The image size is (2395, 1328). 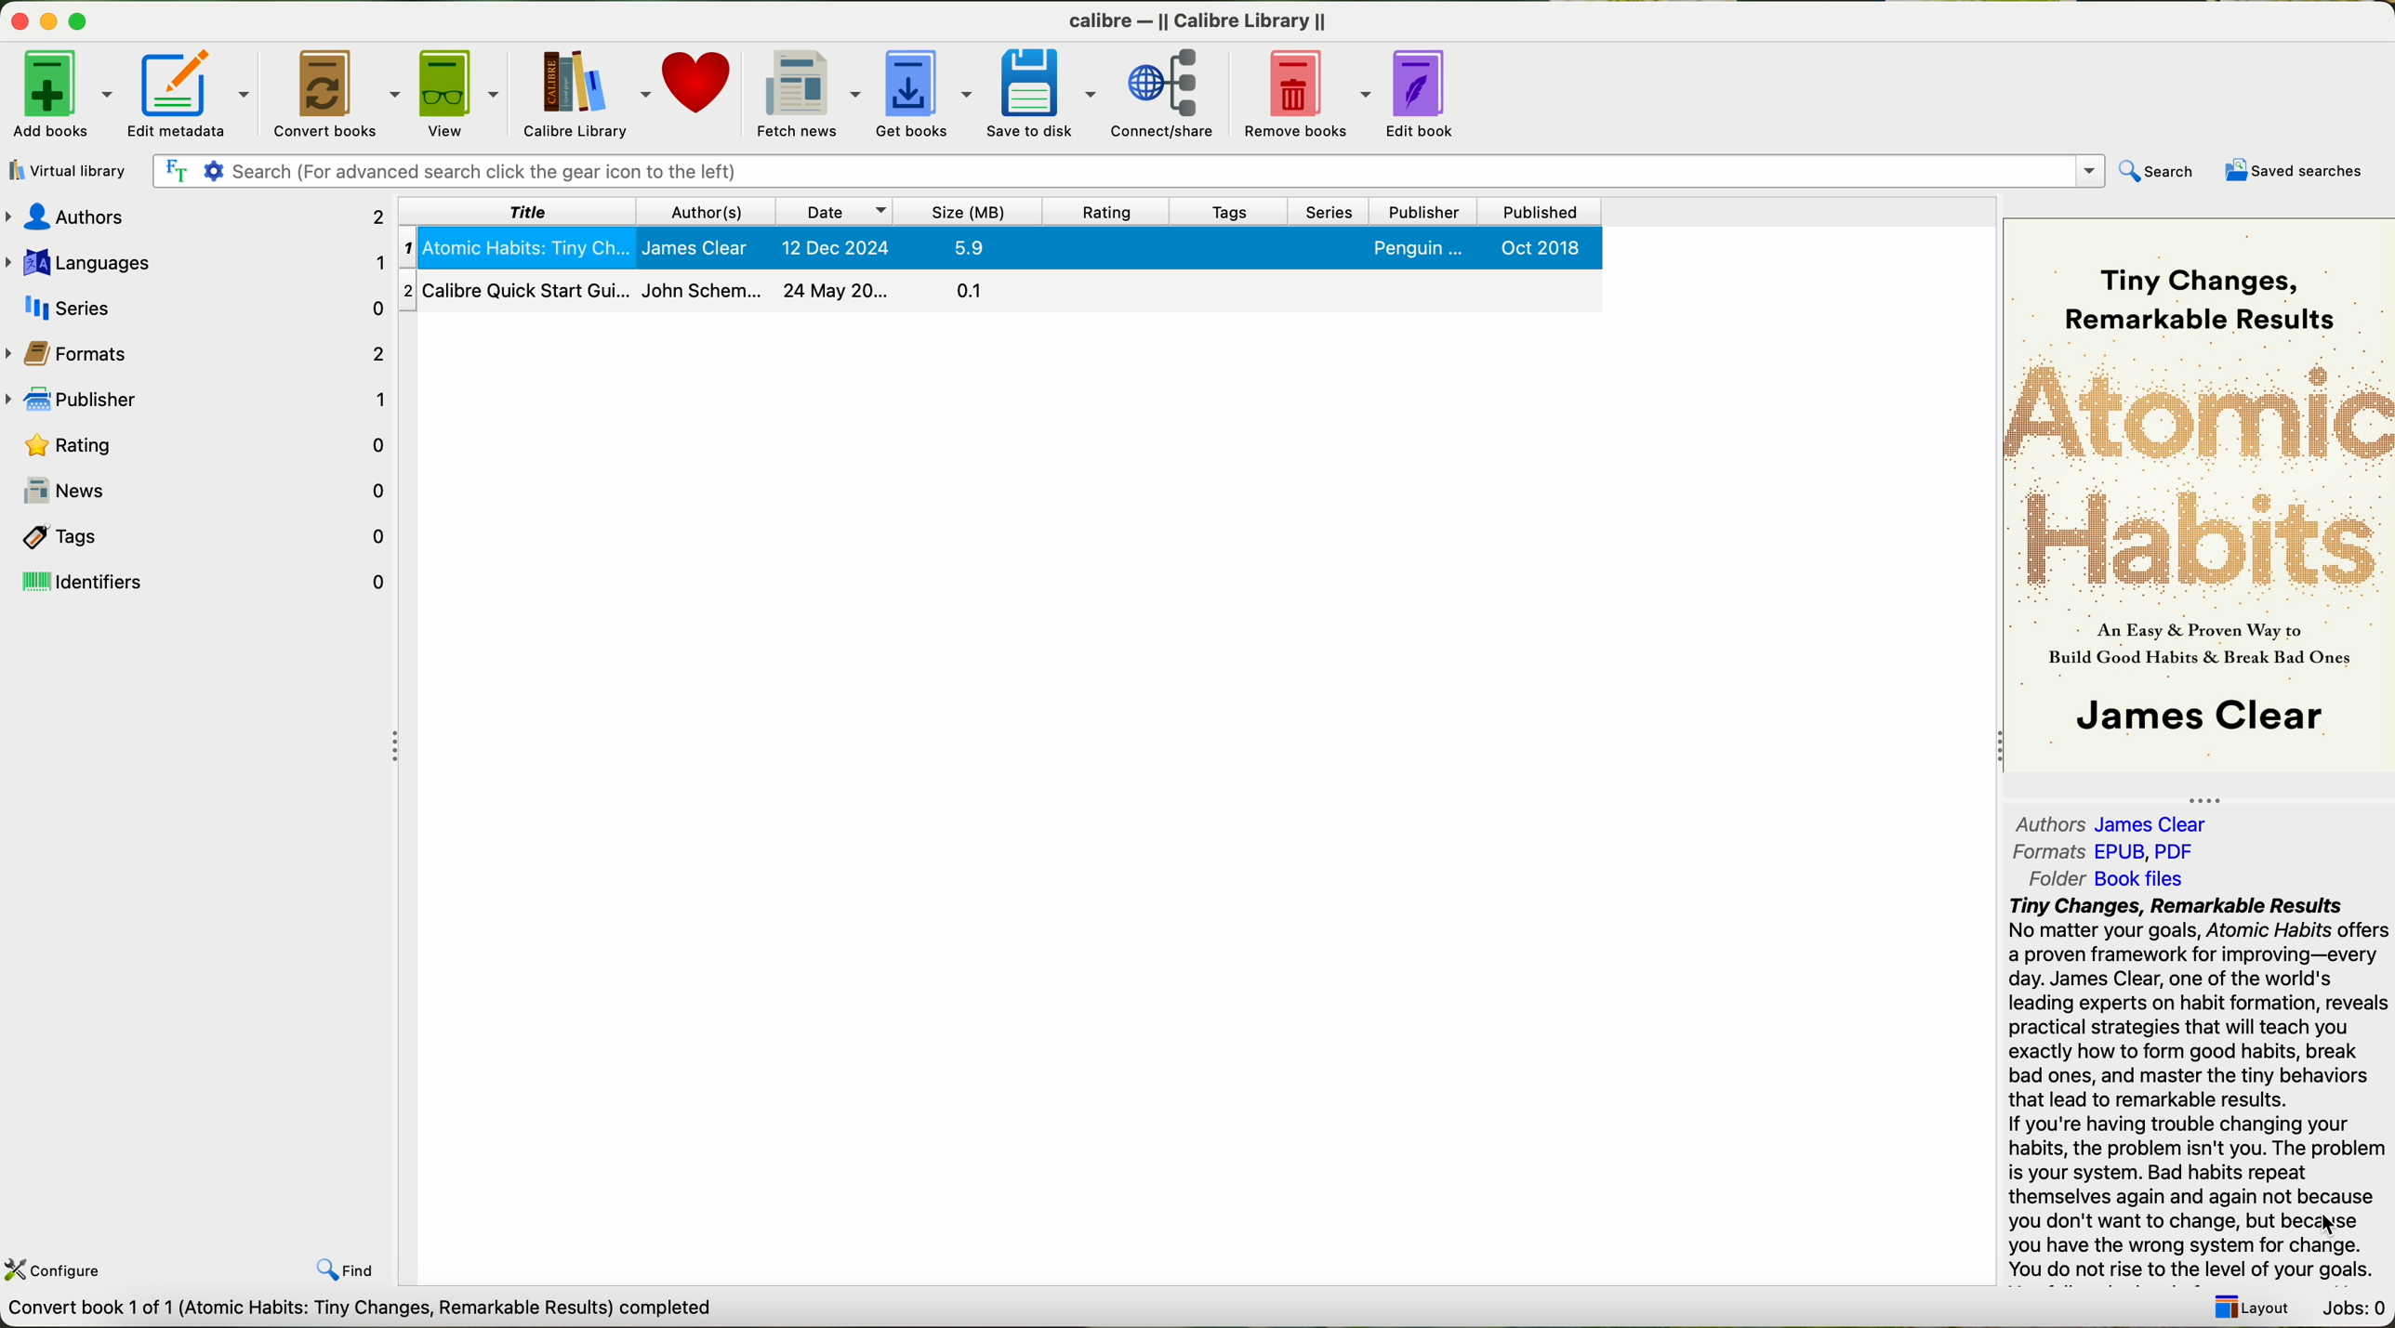 I want to click on second book, so click(x=999, y=294).